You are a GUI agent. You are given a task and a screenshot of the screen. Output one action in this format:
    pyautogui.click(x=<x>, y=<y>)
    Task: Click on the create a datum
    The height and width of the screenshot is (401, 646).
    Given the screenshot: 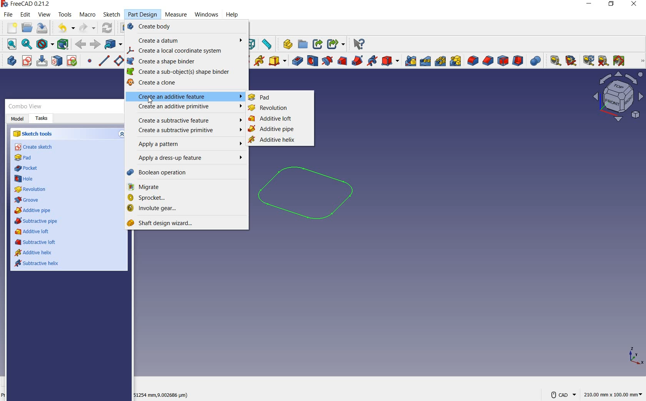 What is the action you would take?
    pyautogui.click(x=189, y=41)
    